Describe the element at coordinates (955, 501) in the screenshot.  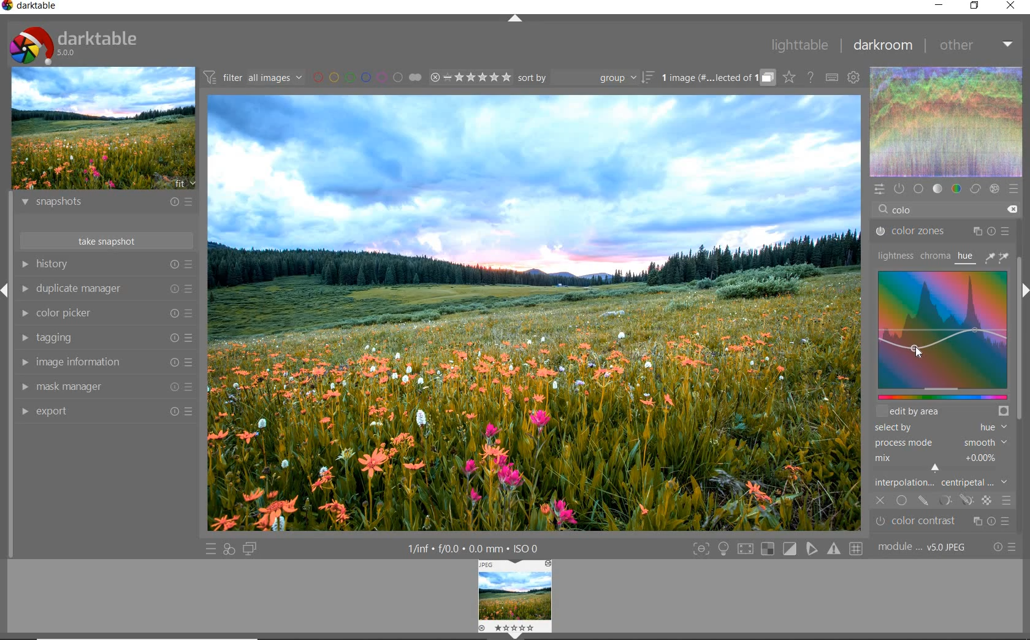
I see `mask options` at that location.